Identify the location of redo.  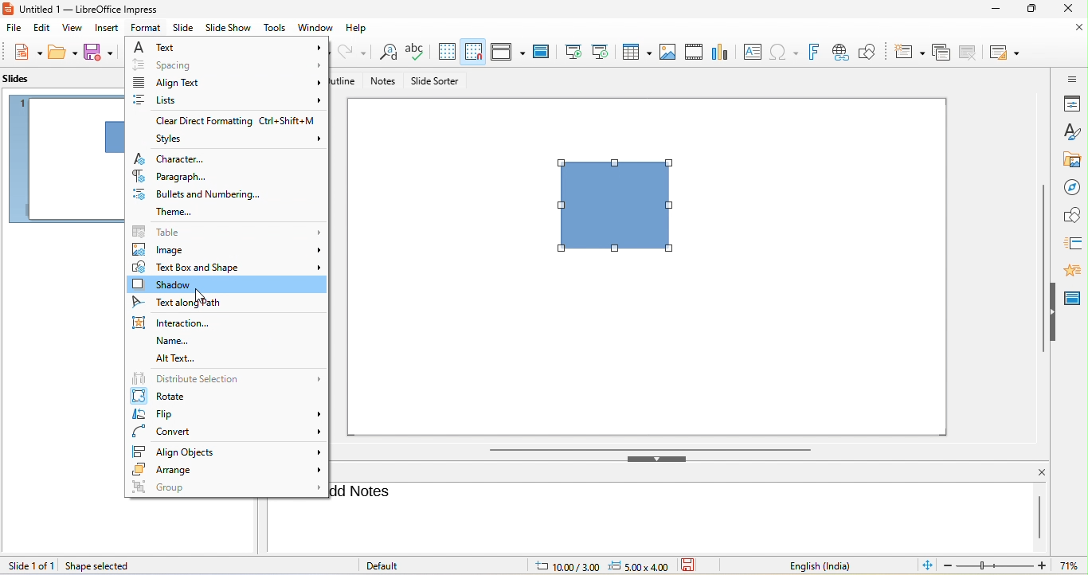
(354, 52).